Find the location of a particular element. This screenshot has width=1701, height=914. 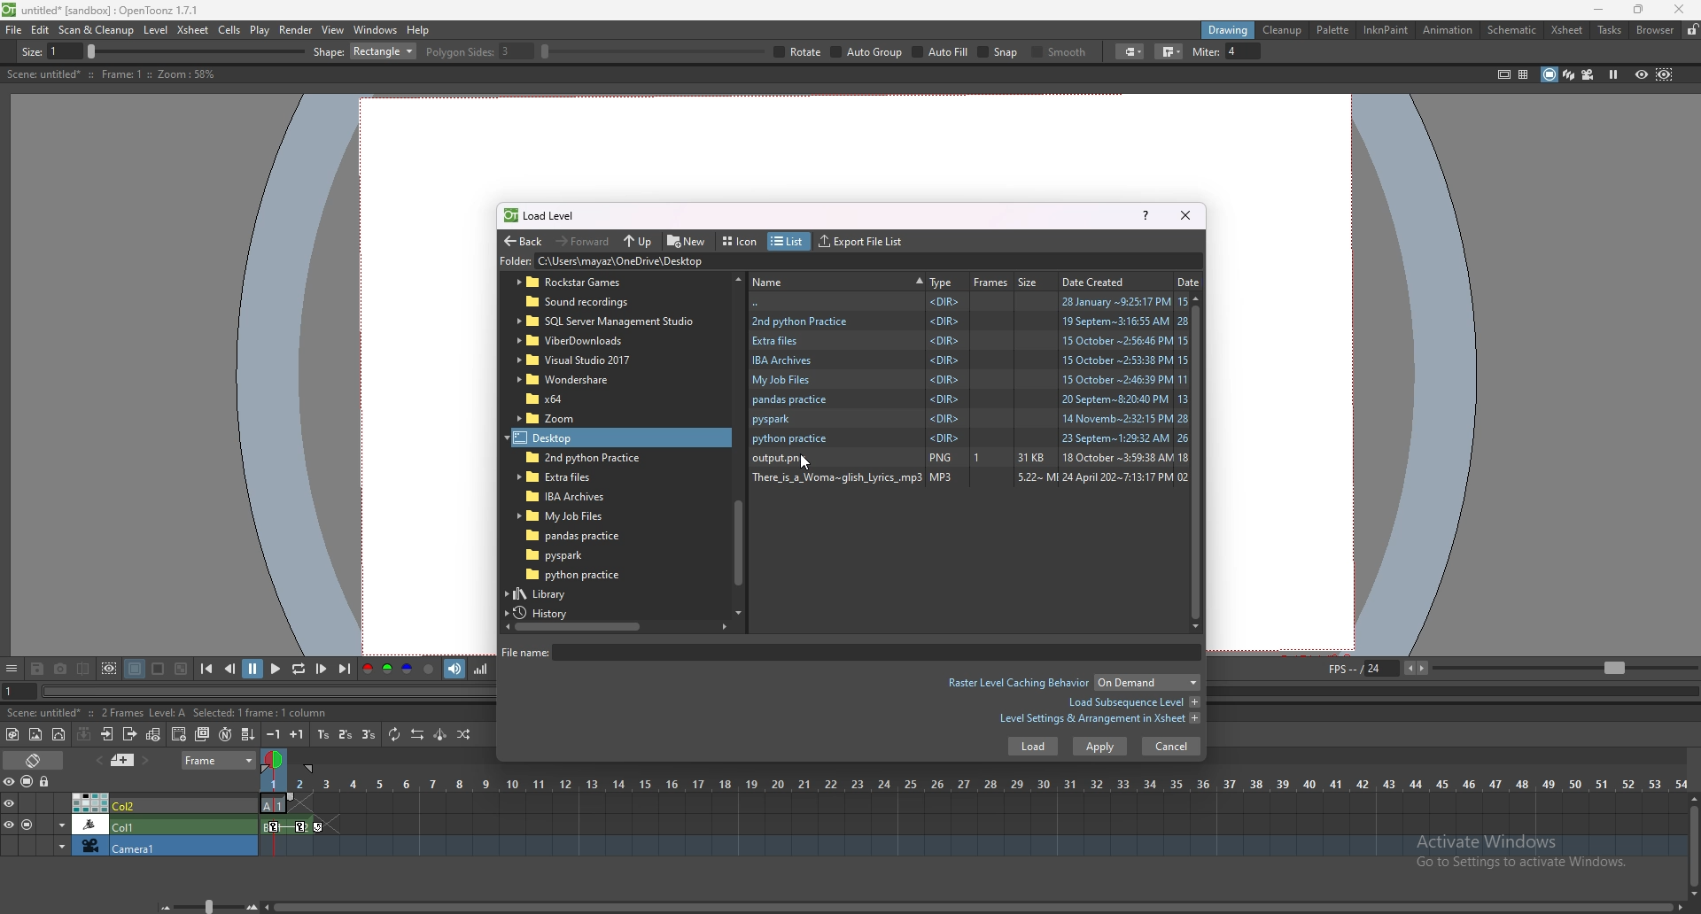

history is located at coordinates (548, 613).